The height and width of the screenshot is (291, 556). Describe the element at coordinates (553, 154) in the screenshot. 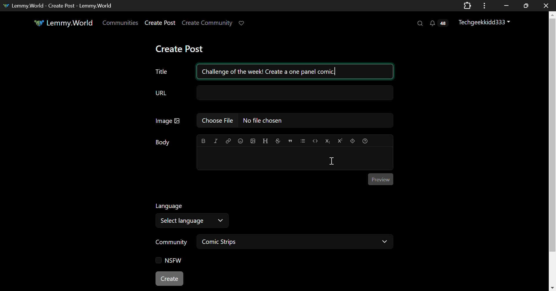

I see `Vertical Scroll Bar` at that location.